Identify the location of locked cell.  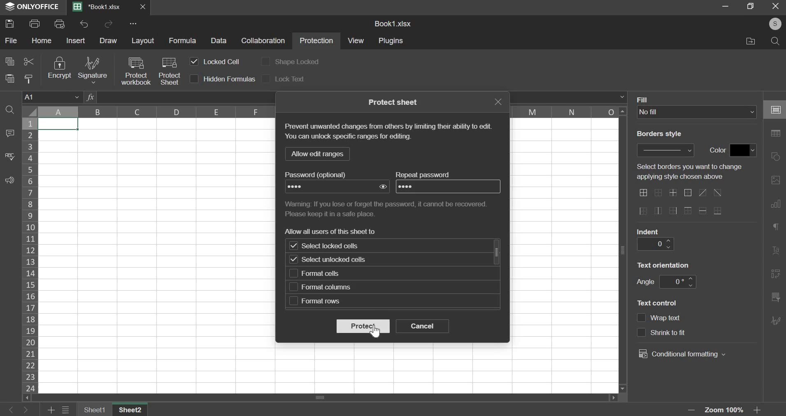
(221, 61).